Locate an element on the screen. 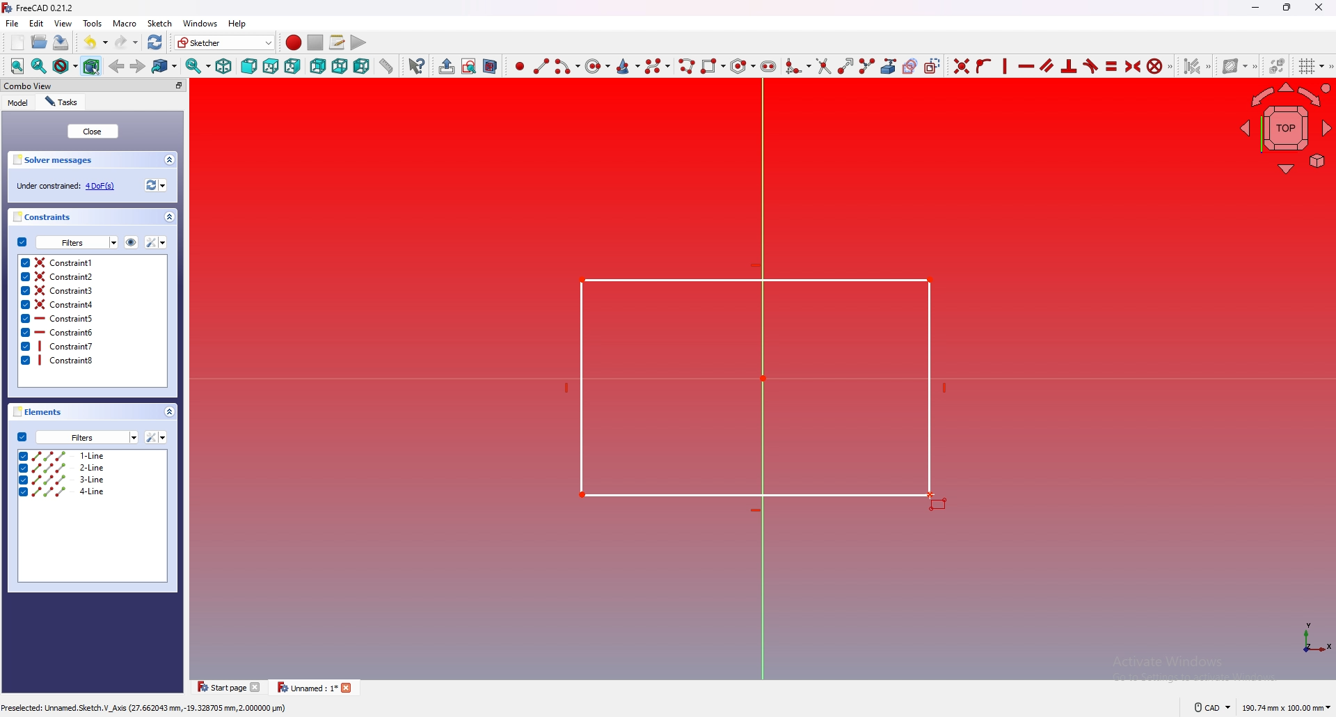  constraint coincident is located at coordinates (962, 65).